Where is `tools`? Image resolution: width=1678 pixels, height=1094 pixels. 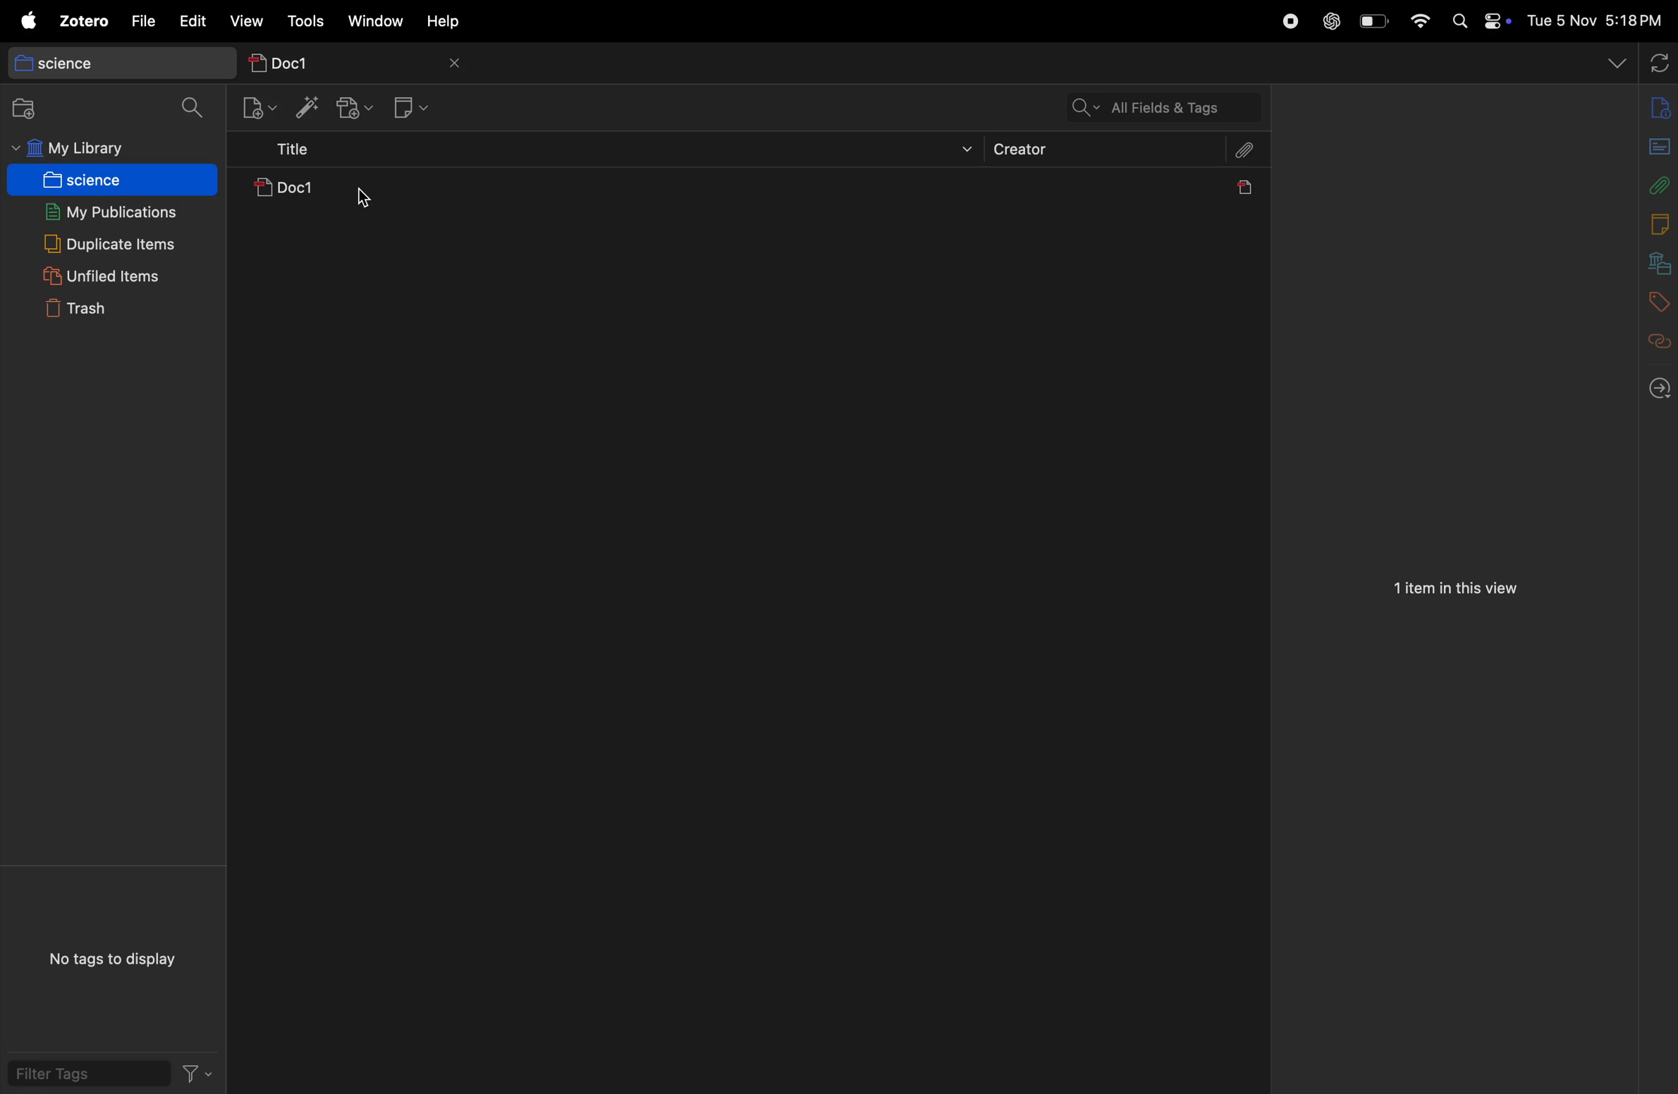
tools is located at coordinates (309, 18).